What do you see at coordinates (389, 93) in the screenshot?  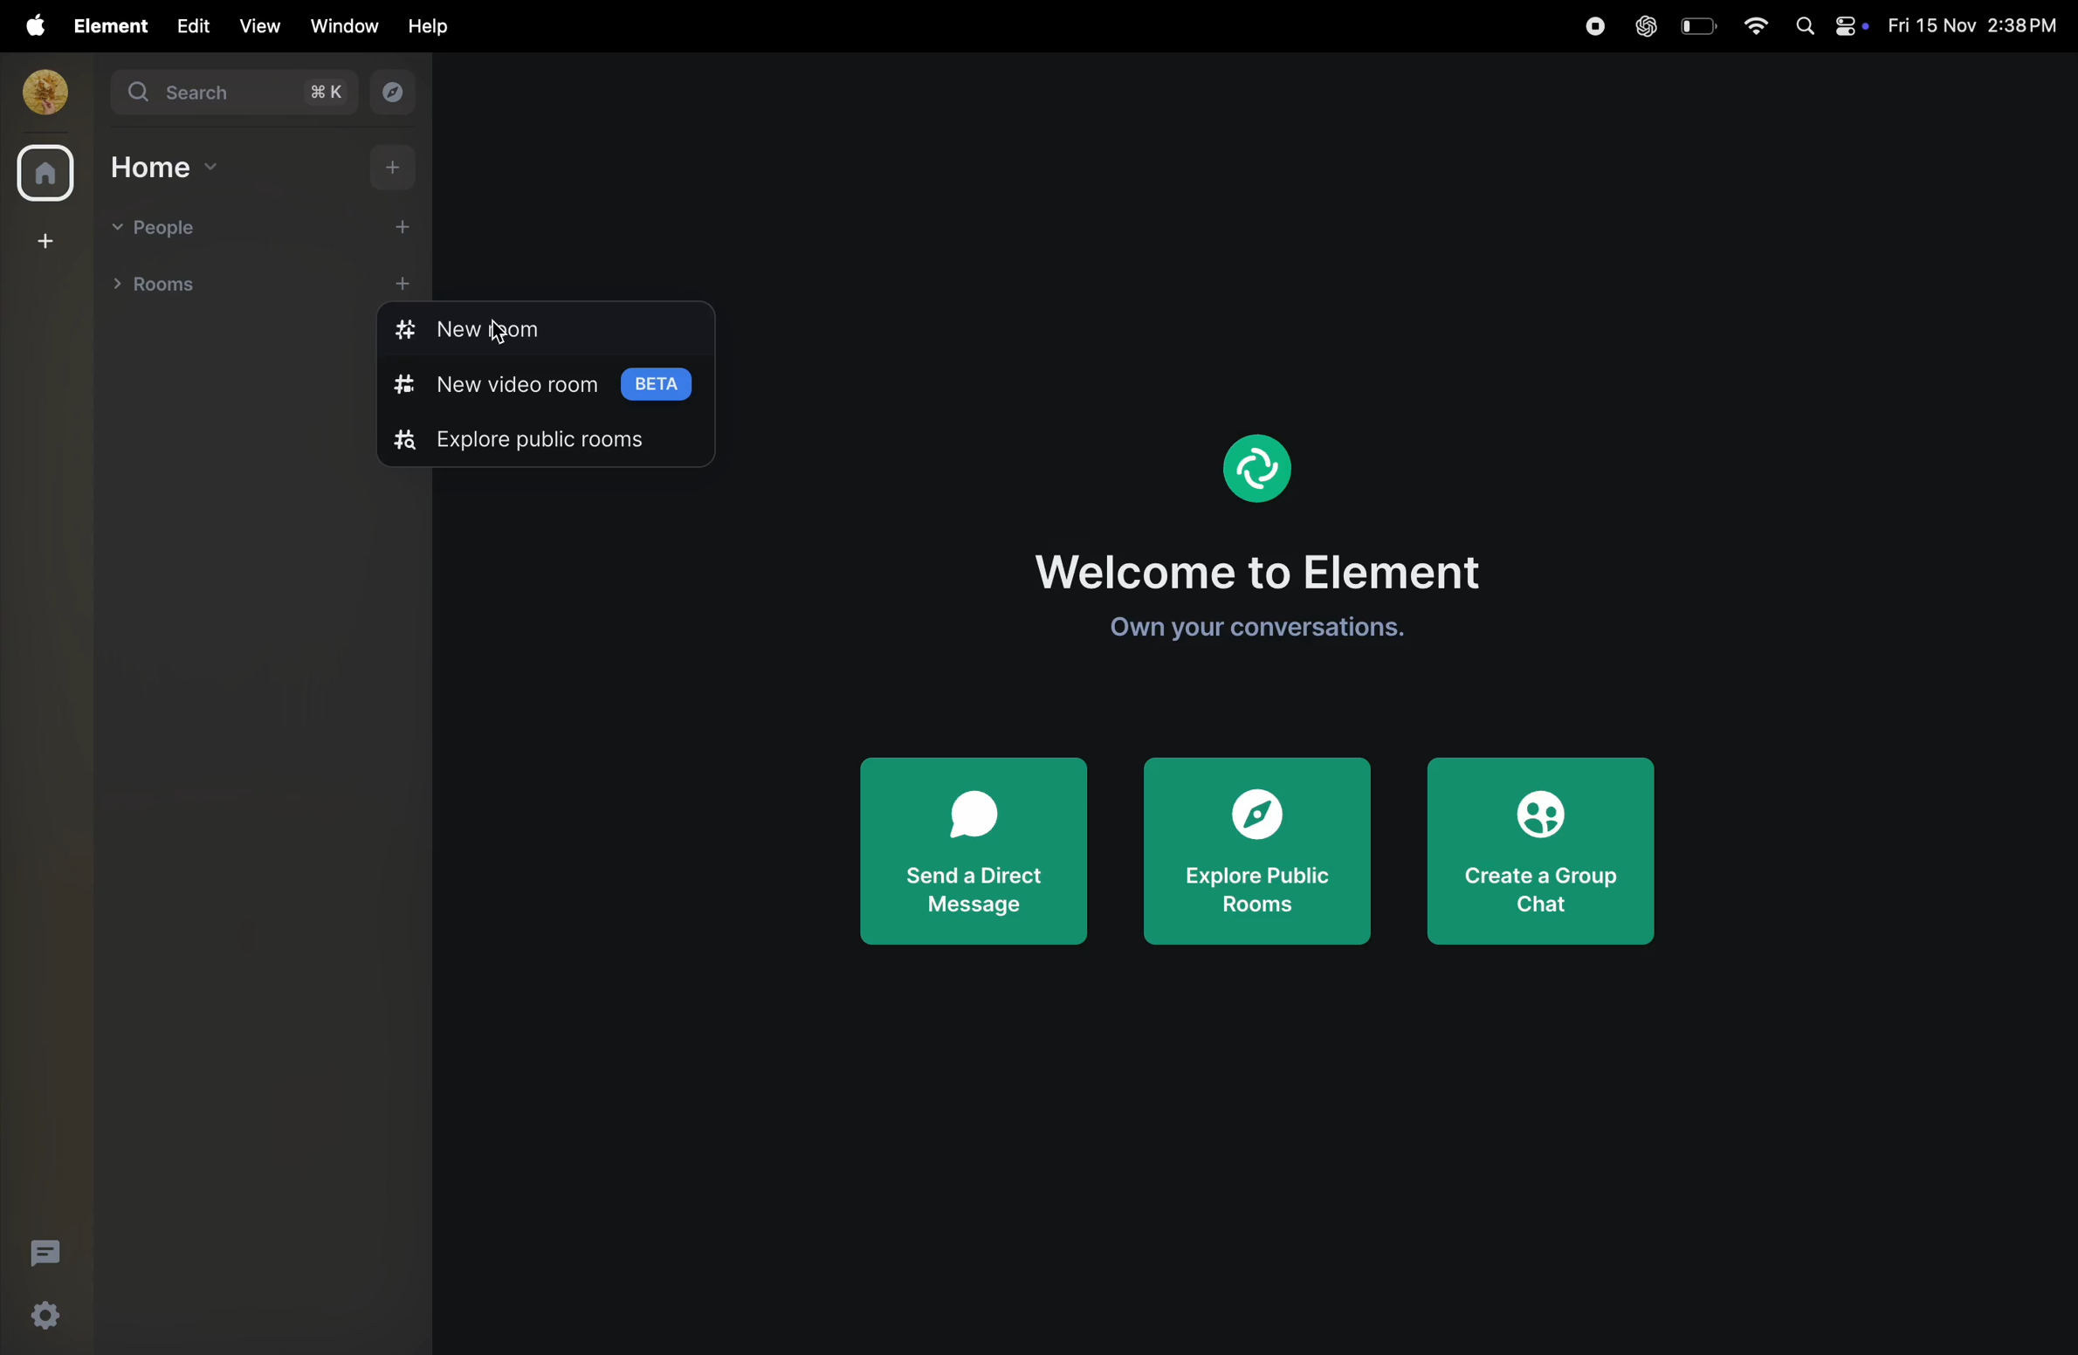 I see `explore` at bounding box center [389, 93].